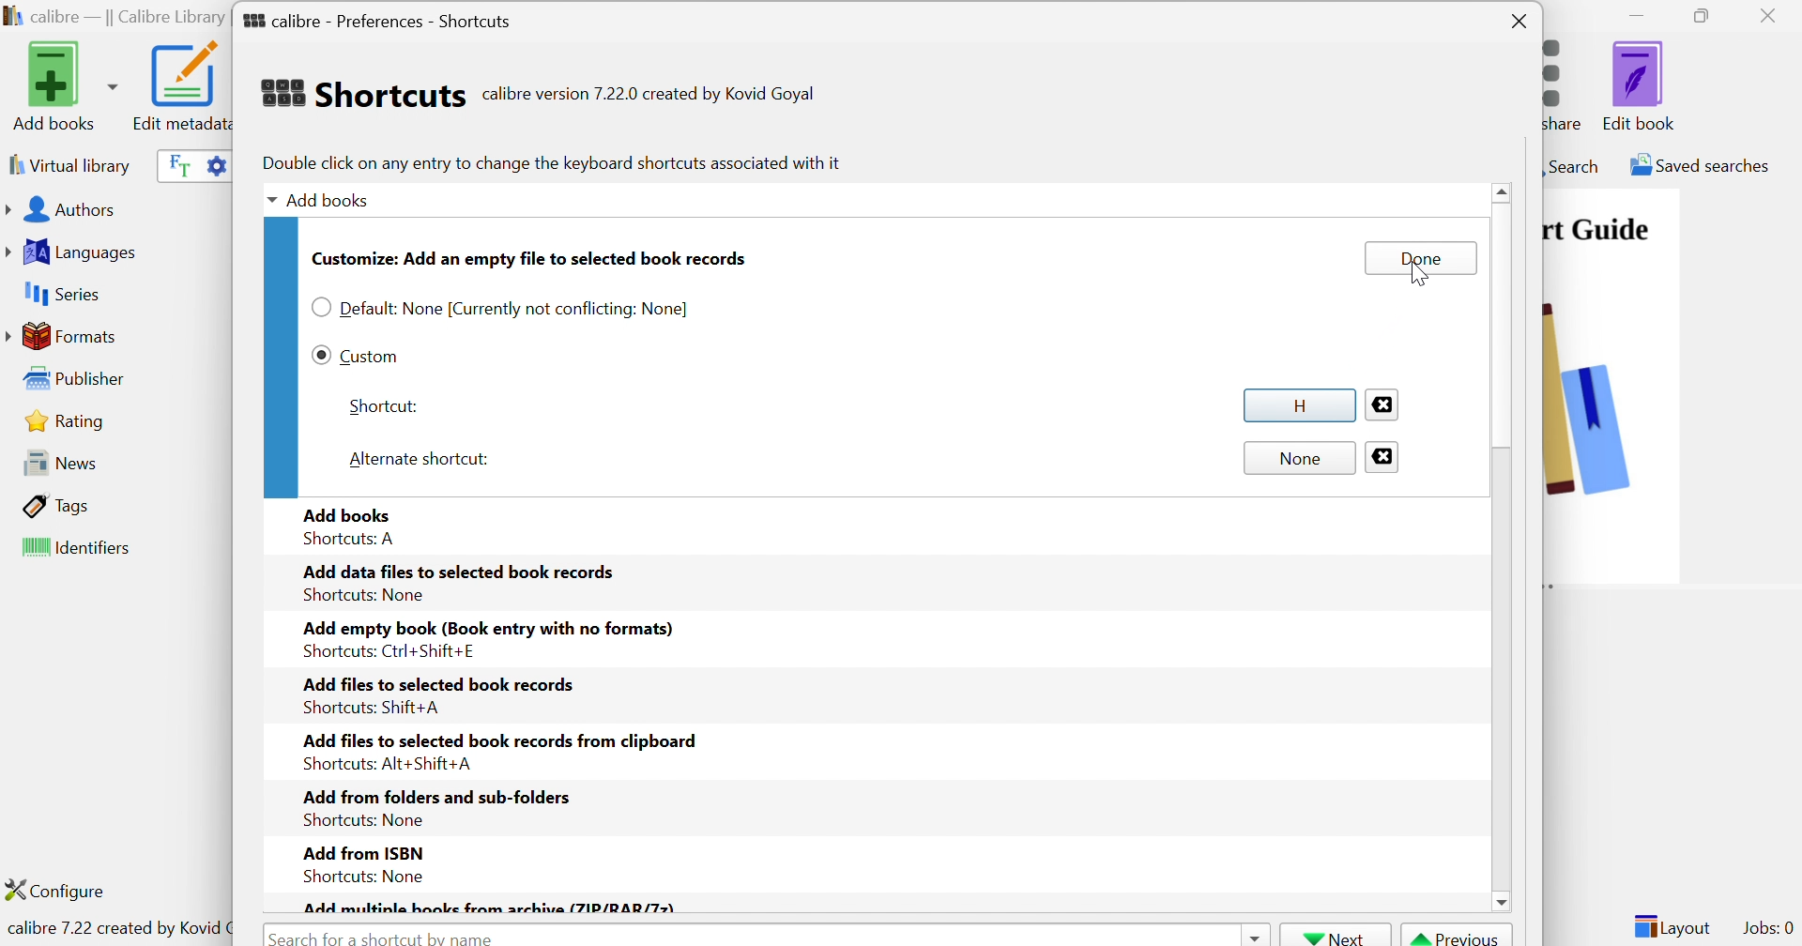  What do you see at coordinates (435, 796) in the screenshot?
I see `Add from folders and sub-folders` at bounding box center [435, 796].